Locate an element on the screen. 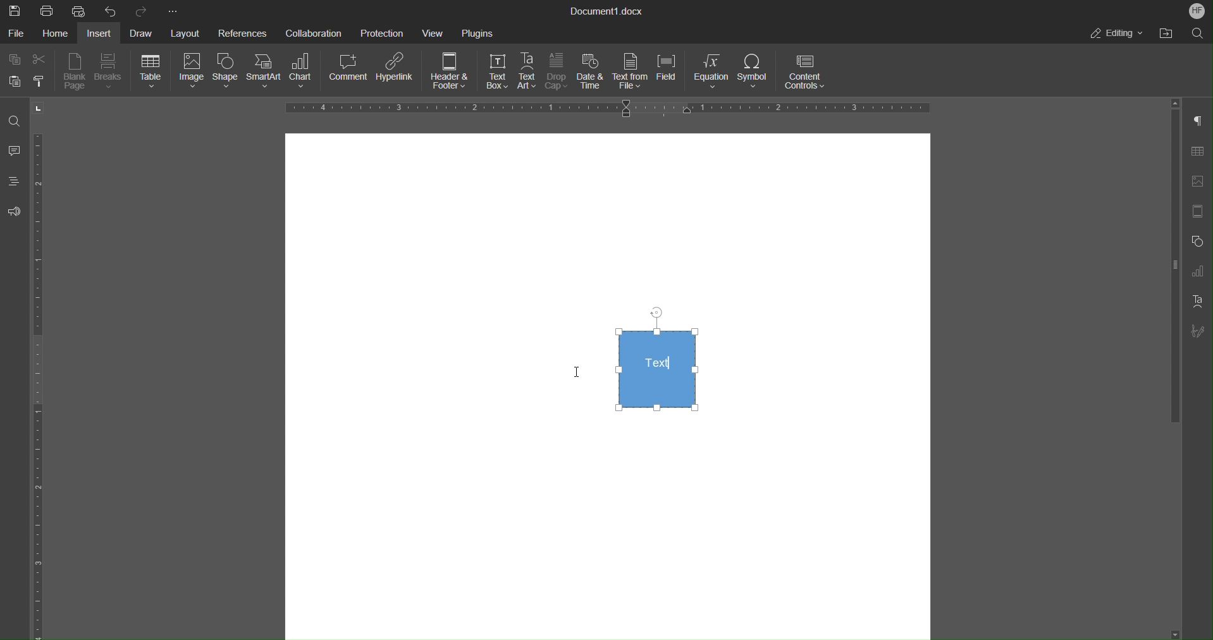 The image size is (1213, 640). Horizontal Ruler is located at coordinates (43, 385).